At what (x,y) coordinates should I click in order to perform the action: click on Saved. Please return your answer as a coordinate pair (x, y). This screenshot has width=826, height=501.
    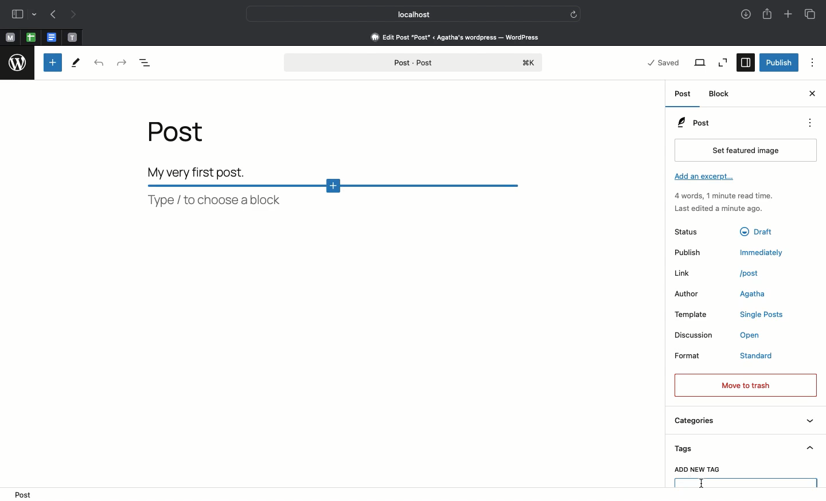
    Looking at the image, I should click on (665, 62).